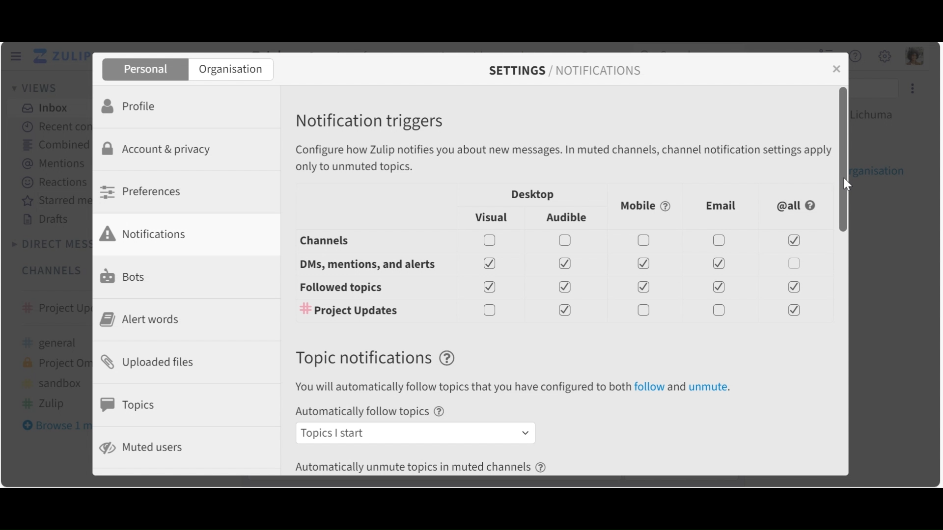 The image size is (943, 530). I want to click on #Channel, so click(556, 310).